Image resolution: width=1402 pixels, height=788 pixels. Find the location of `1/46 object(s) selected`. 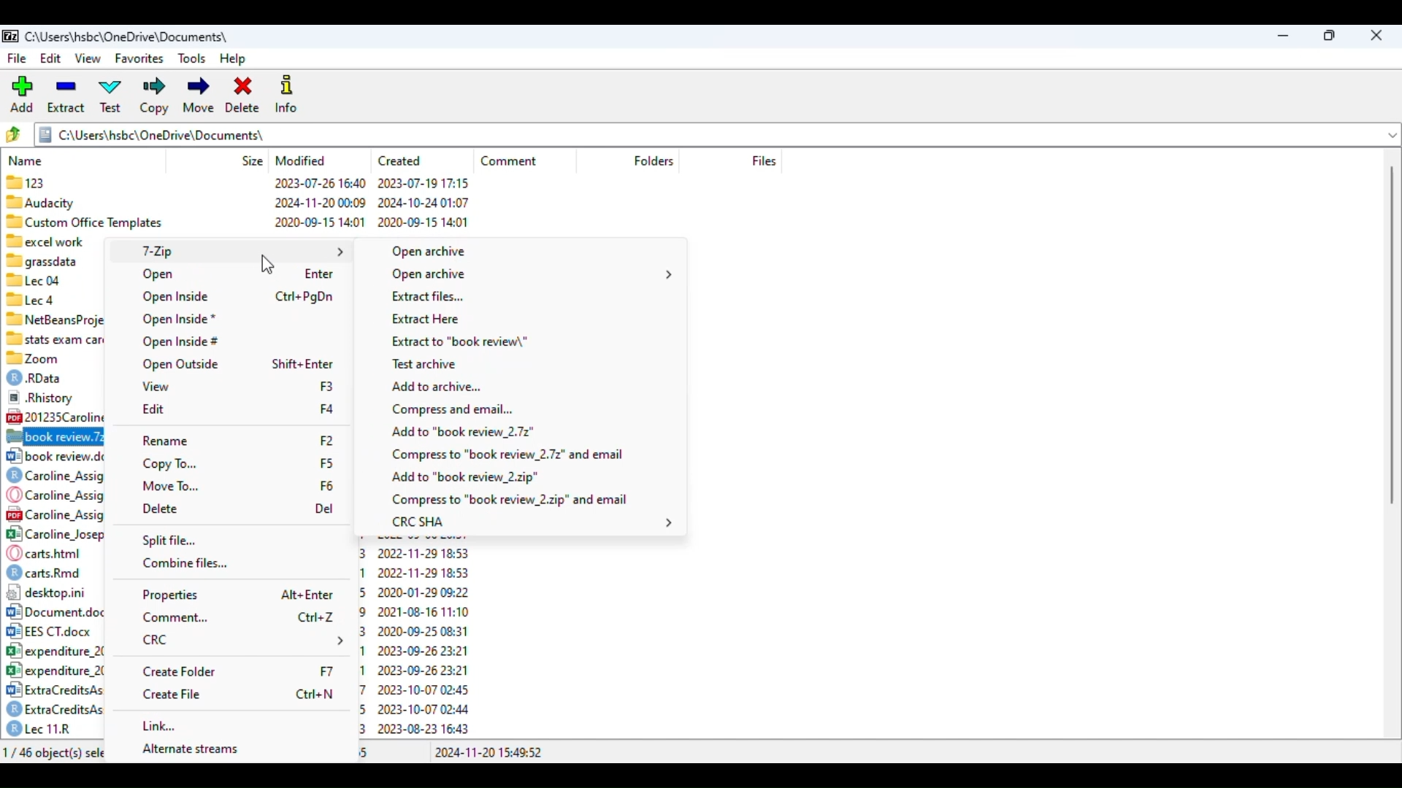

1/46 object(s) selected is located at coordinates (53, 752).